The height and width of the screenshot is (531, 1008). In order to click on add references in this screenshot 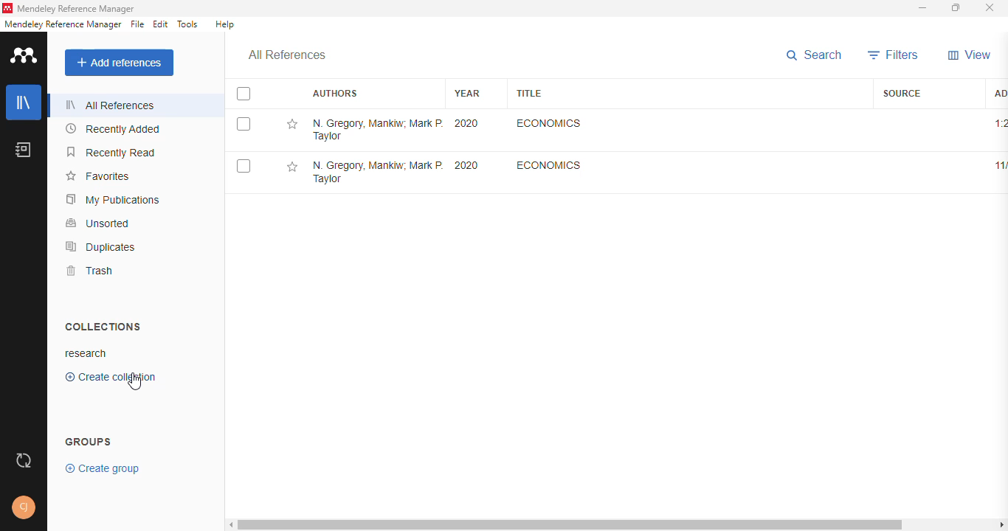, I will do `click(120, 63)`.